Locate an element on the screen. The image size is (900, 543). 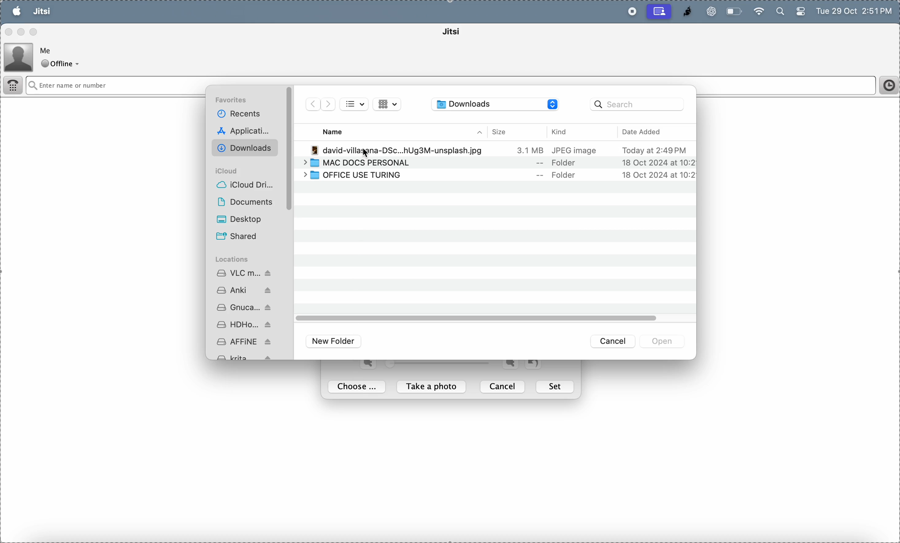
-] david-villasana-DSc...hUg3M-unsplash.jpg 3.1 MB JPEG image Today at 2:49PM is located at coordinates (502, 150).